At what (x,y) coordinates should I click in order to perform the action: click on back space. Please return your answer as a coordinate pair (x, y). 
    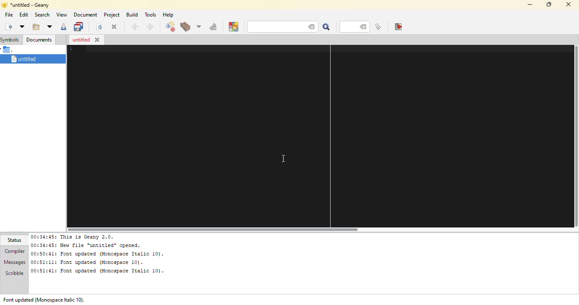
    Looking at the image, I should click on (364, 27).